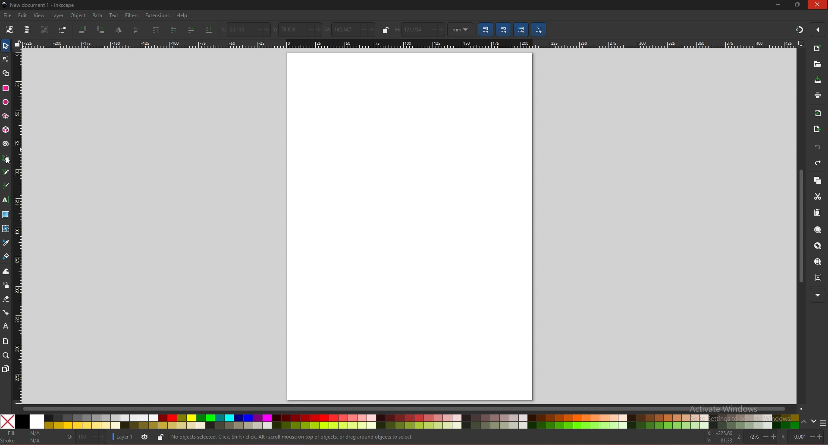 Image resolution: width=828 pixels, height=445 pixels. What do you see at coordinates (5, 200) in the screenshot?
I see `text` at bounding box center [5, 200].